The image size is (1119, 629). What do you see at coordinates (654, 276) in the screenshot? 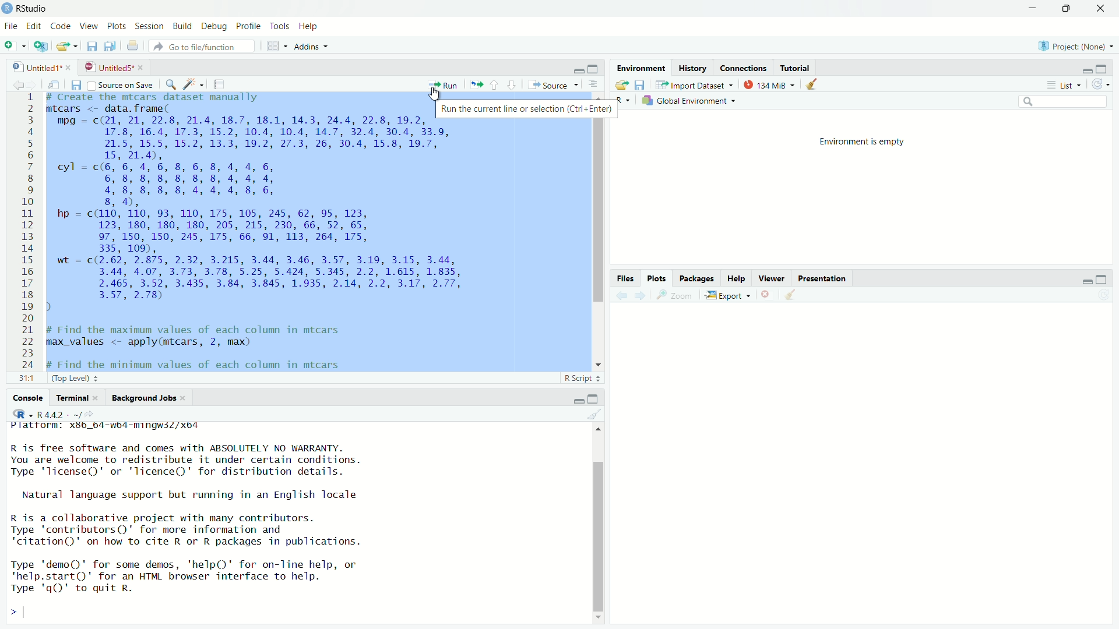
I see `Plots` at bounding box center [654, 276].